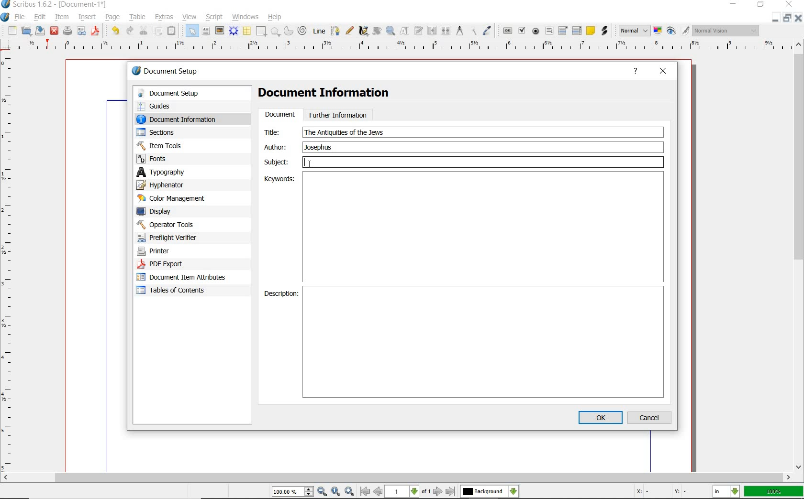  What do you see at coordinates (246, 31) in the screenshot?
I see `table` at bounding box center [246, 31].